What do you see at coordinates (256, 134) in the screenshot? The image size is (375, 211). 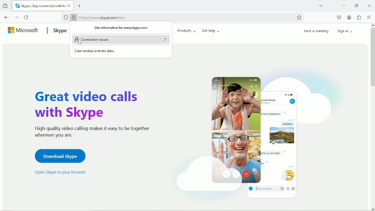 I see `videocall/chat` at bounding box center [256, 134].